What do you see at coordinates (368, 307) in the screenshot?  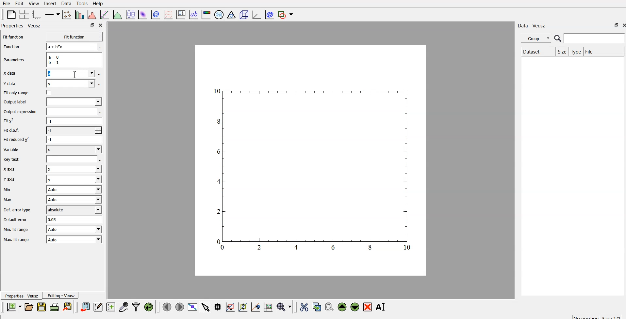 I see `remove the selected widget` at bounding box center [368, 307].